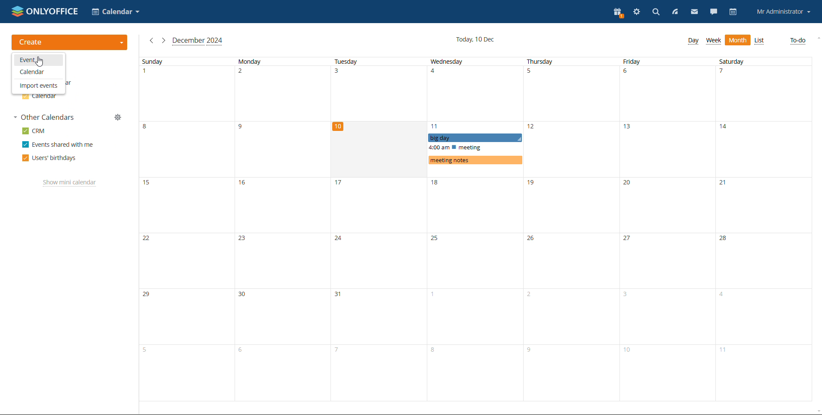 This screenshot has height=415, width=822. I want to click on users' birthdays, so click(49, 158).